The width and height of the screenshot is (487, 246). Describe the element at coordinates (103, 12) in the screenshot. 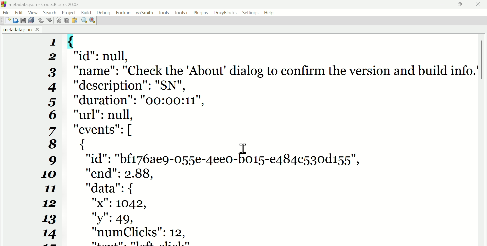

I see `Debug` at that location.